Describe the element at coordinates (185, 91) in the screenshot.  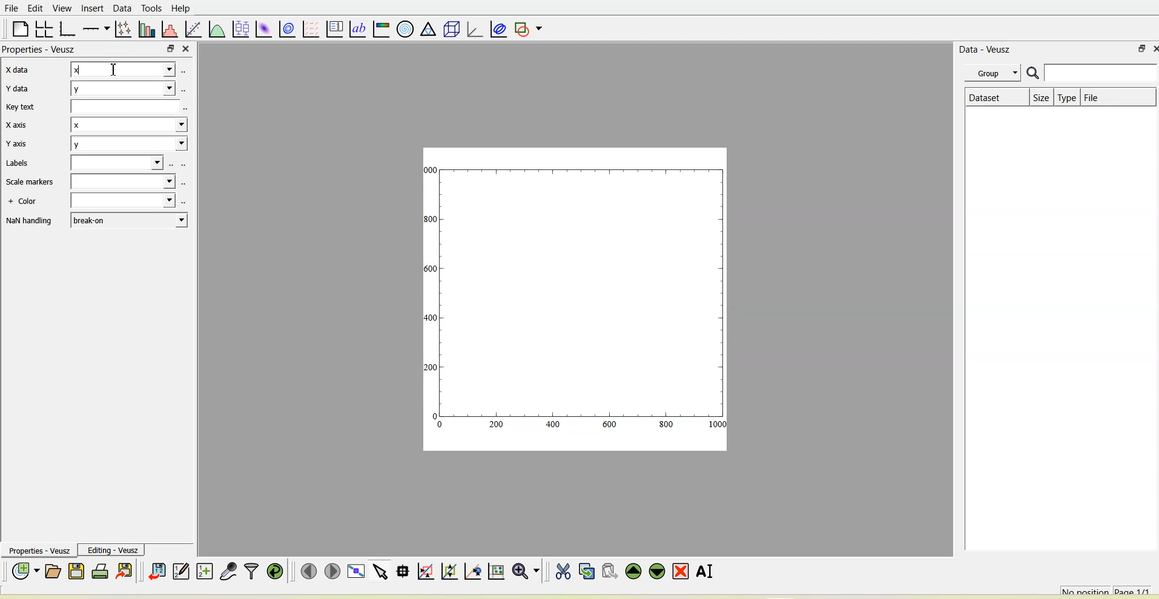
I see `select using dataset browser` at that location.